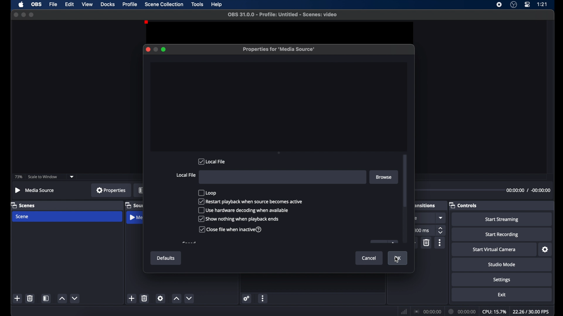 The width and height of the screenshot is (563, 316). What do you see at coordinates (462, 311) in the screenshot?
I see `duration` at bounding box center [462, 311].